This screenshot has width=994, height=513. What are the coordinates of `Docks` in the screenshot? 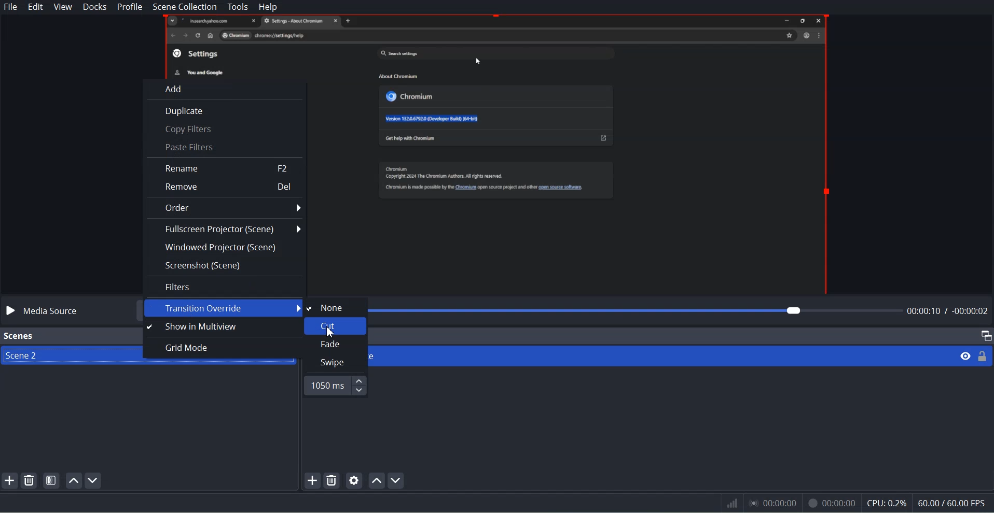 It's located at (94, 7).